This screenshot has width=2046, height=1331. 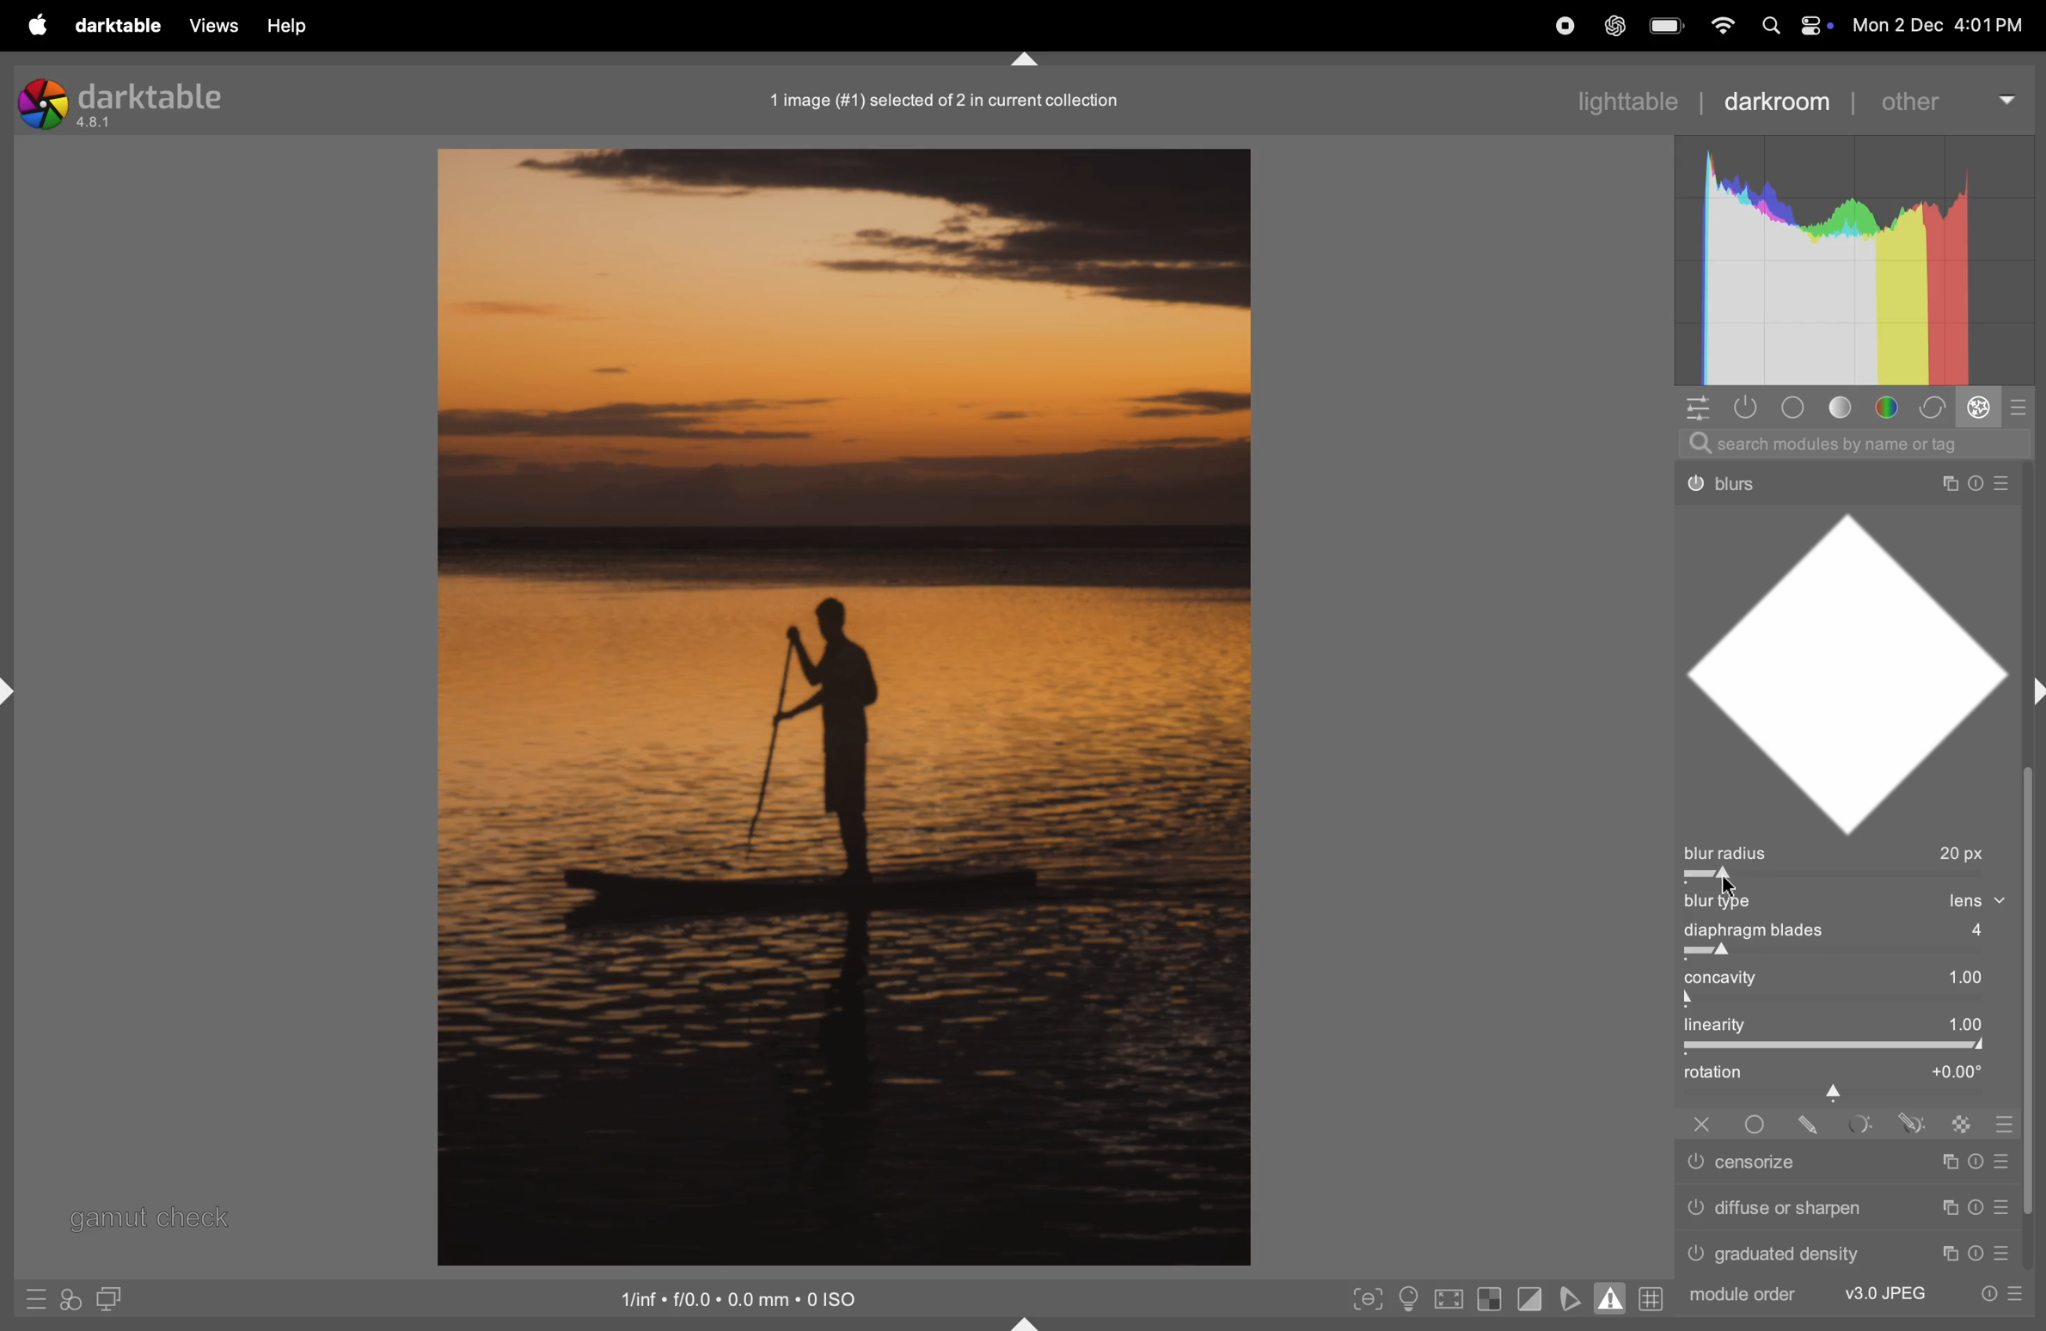 What do you see at coordinates (1841, 1046) in the screenshot?
I see `togglee bar` at bounding box center [1841, 1046].